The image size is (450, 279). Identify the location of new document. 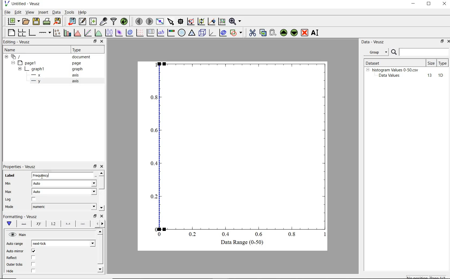
(13, 21).